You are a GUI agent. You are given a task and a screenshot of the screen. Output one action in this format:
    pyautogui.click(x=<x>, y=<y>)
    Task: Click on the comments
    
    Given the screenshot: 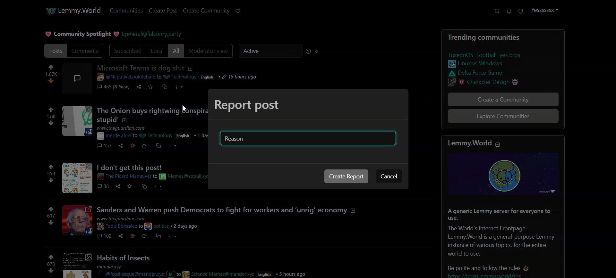 What is the action you would take?
    pyautogui.click(x=105, y=186)
    